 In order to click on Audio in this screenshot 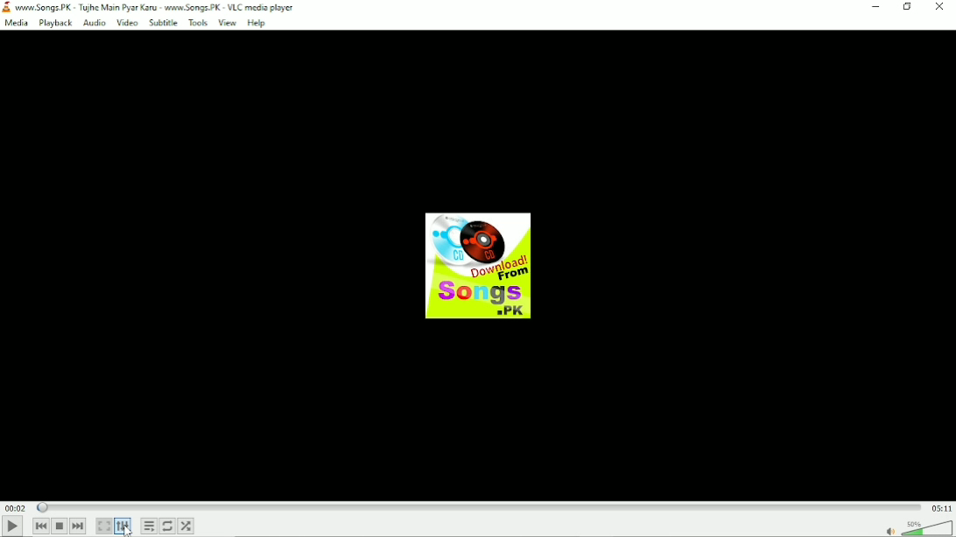, I will do `click(95, 24)`.